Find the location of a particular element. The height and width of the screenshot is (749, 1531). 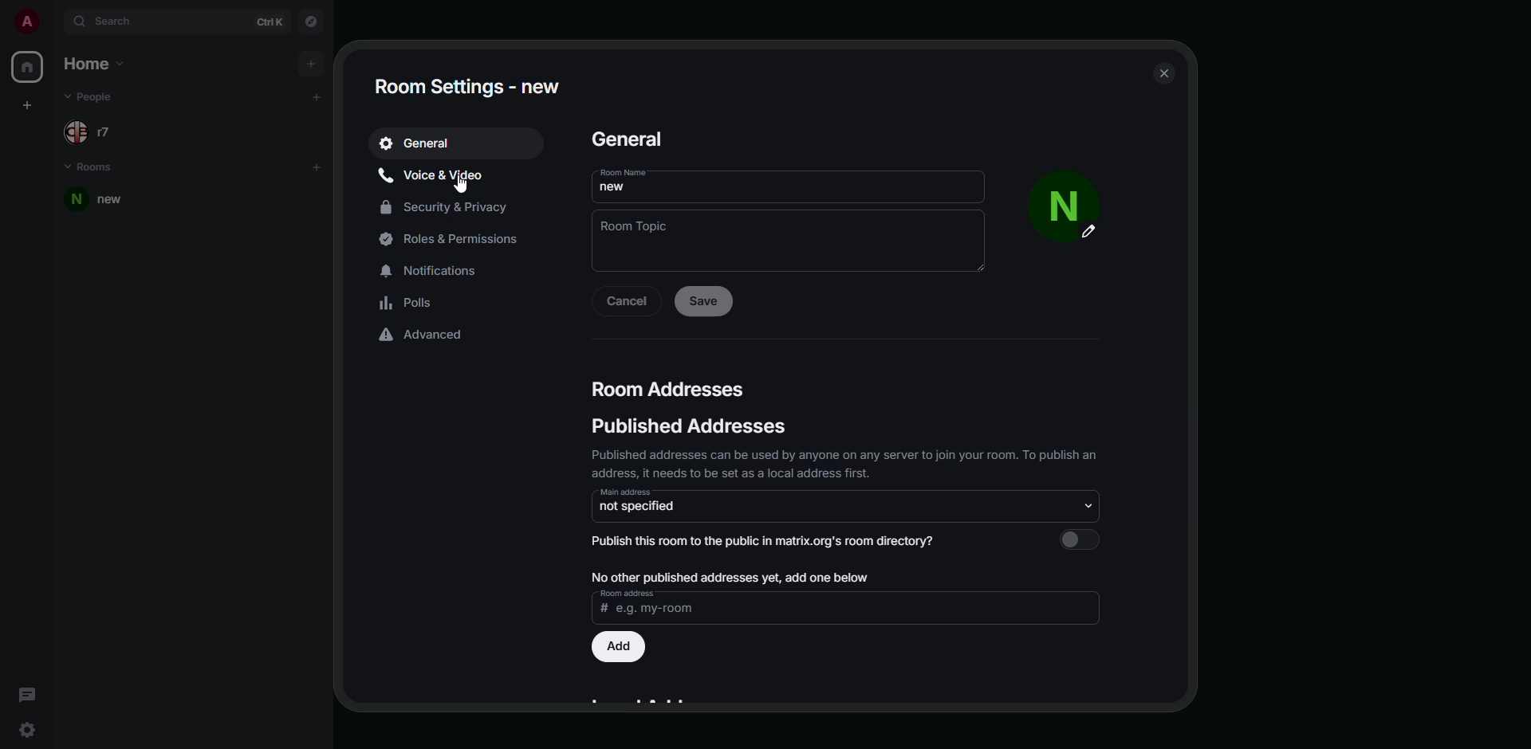

profile is located at coordinates (26, 22).